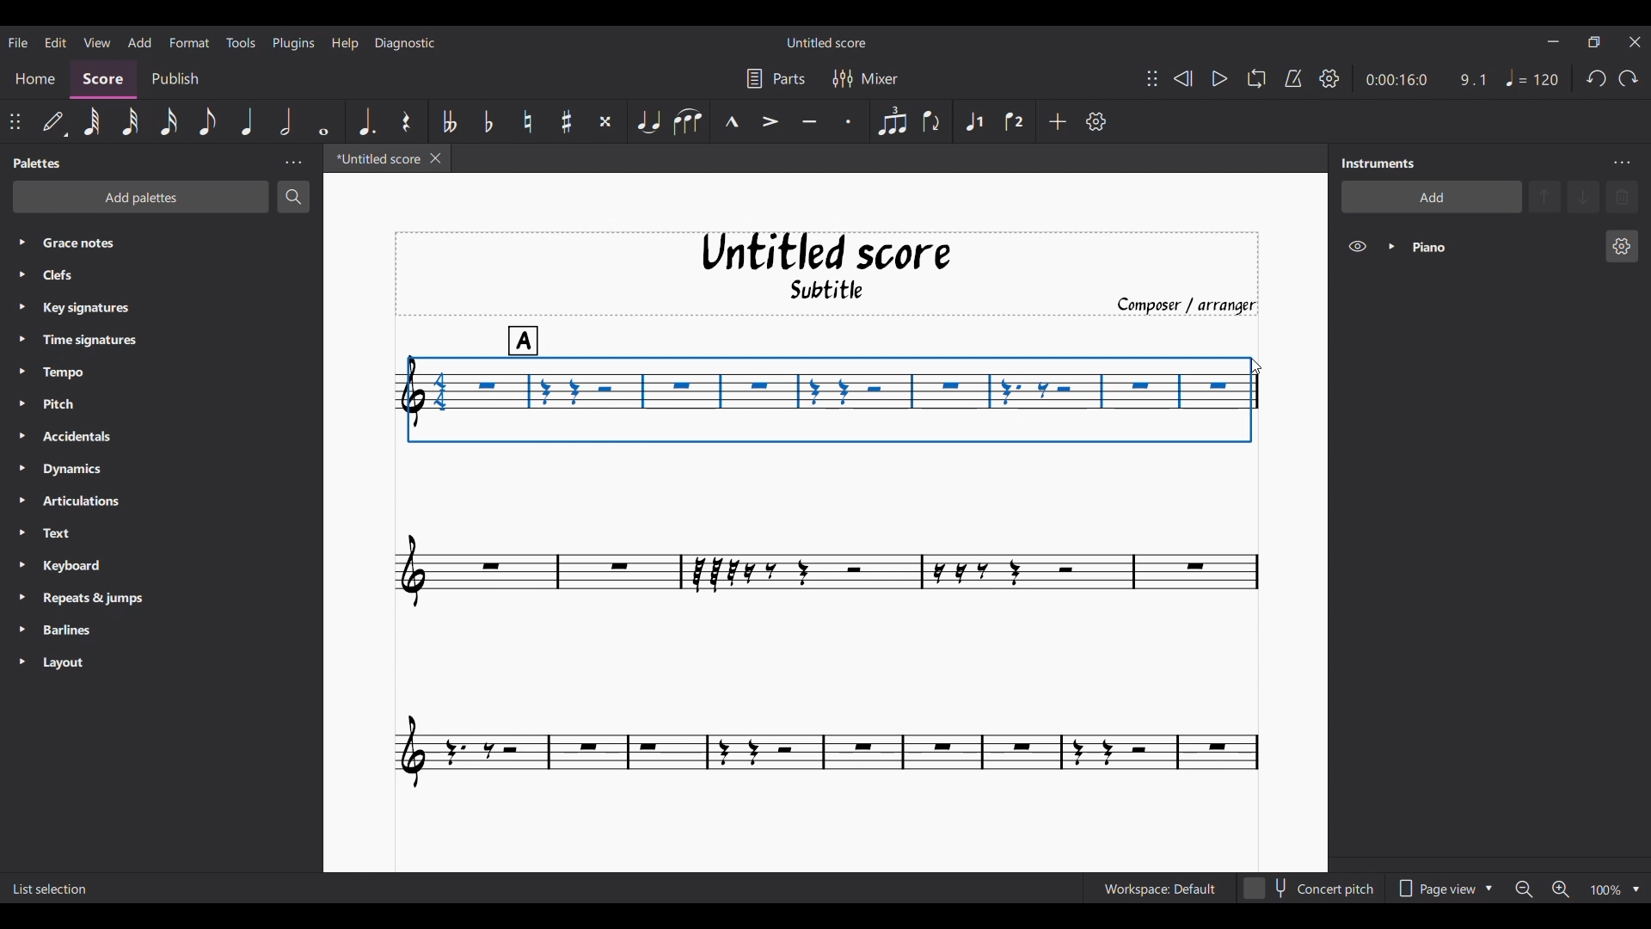 The width and height of the screenshot is (1651, 929). What do you see at coordinates (141, 197) in the screenshot?
I see `Add palette` at bounding box center [141, 197].